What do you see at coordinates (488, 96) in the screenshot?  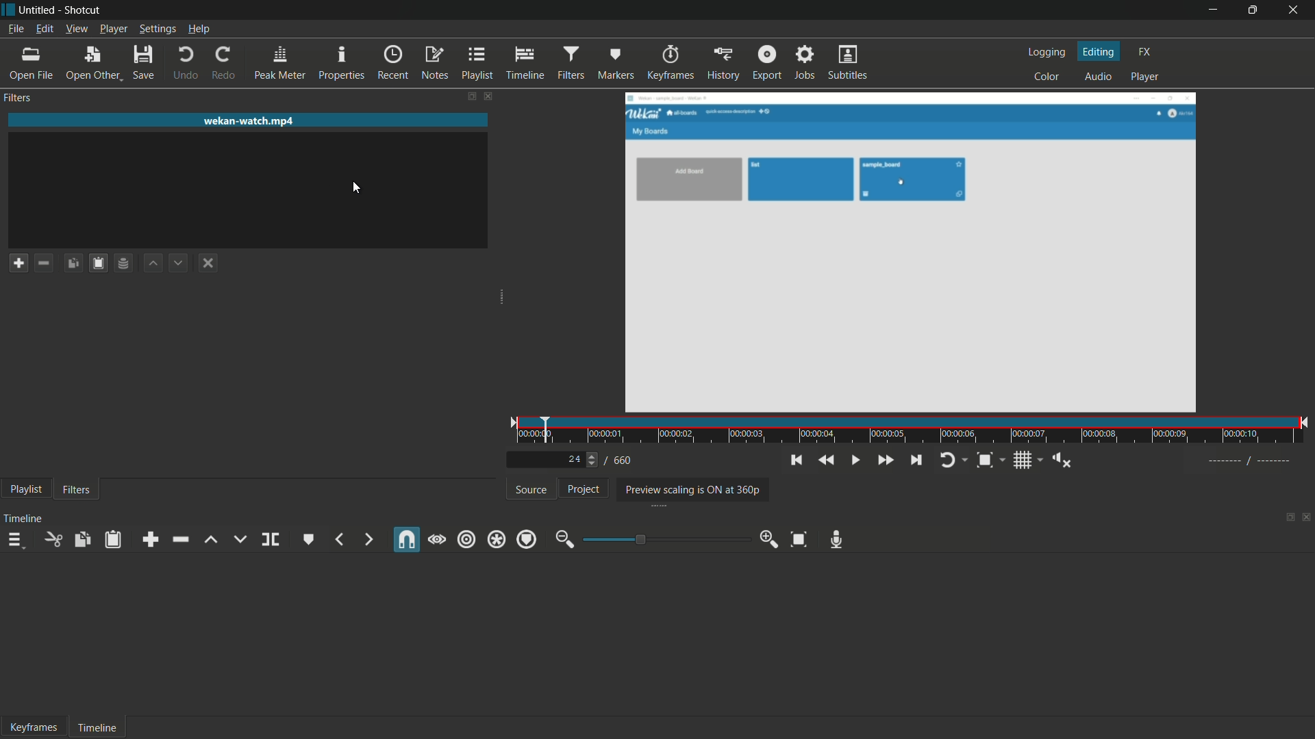 I see `close filters` at bounding box center [488, 96].